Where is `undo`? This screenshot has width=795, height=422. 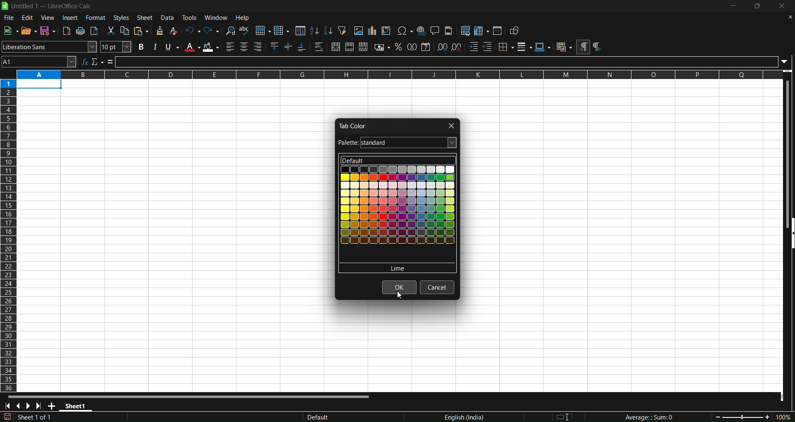 undo is located at coordinates (192, 30).